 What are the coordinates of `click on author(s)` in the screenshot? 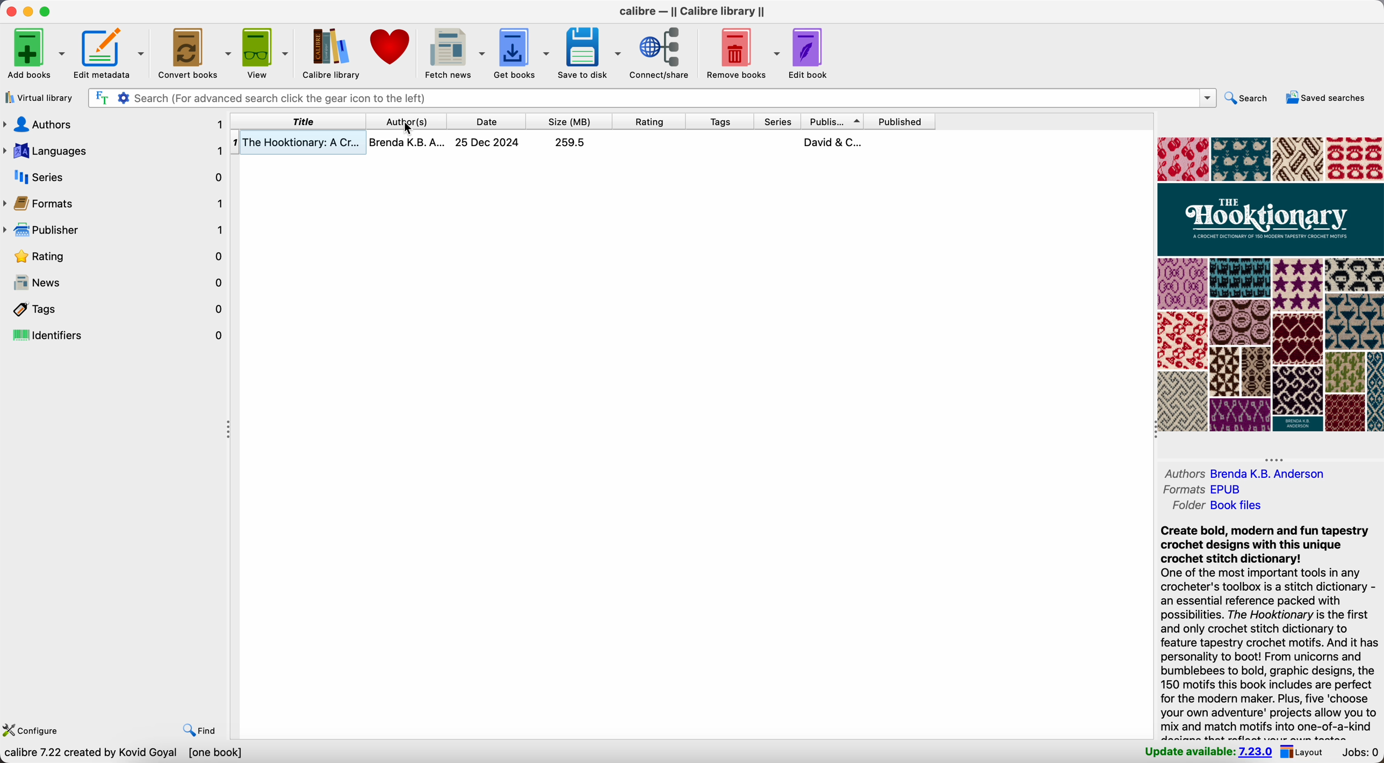 It's located at (408, 121).